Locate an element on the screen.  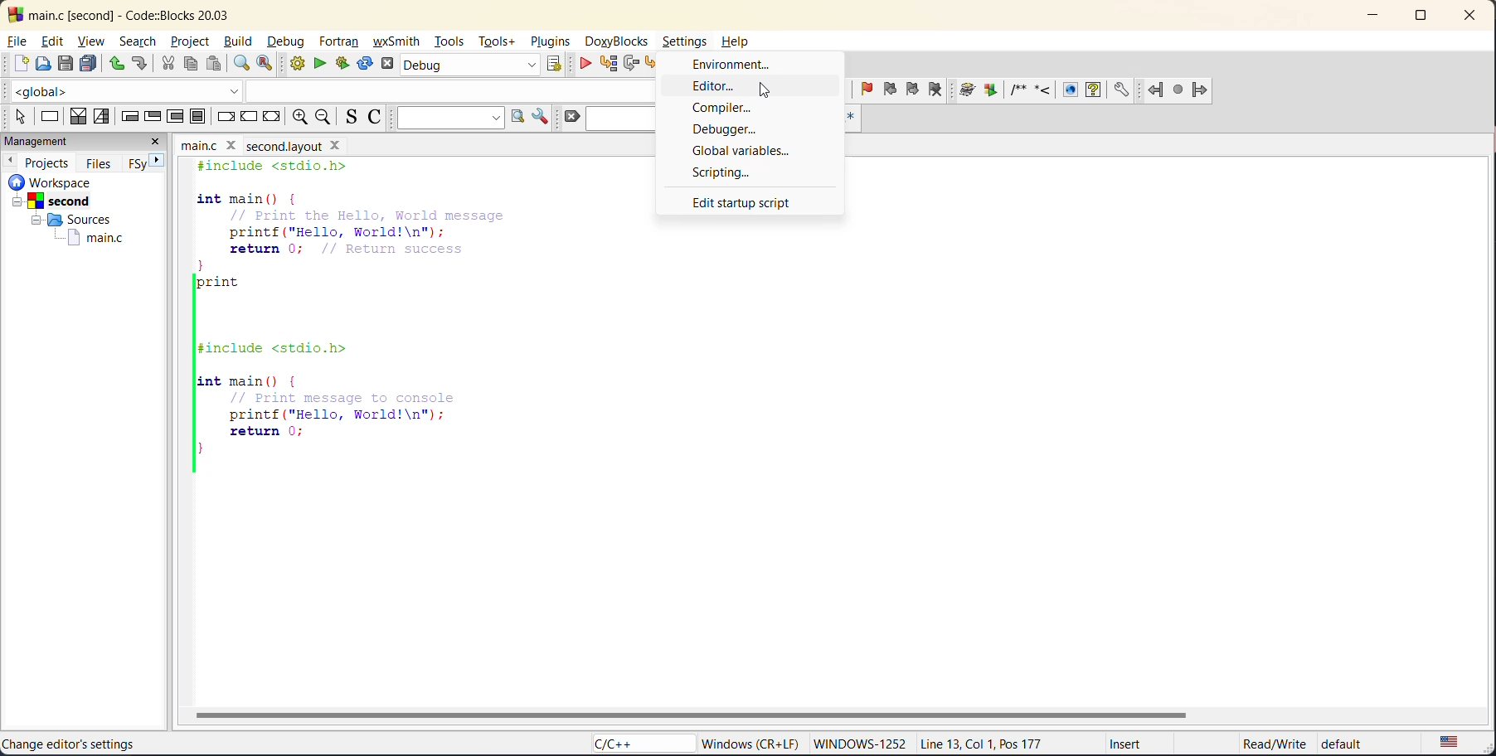
Second layout is located at coordinates (304, 143).